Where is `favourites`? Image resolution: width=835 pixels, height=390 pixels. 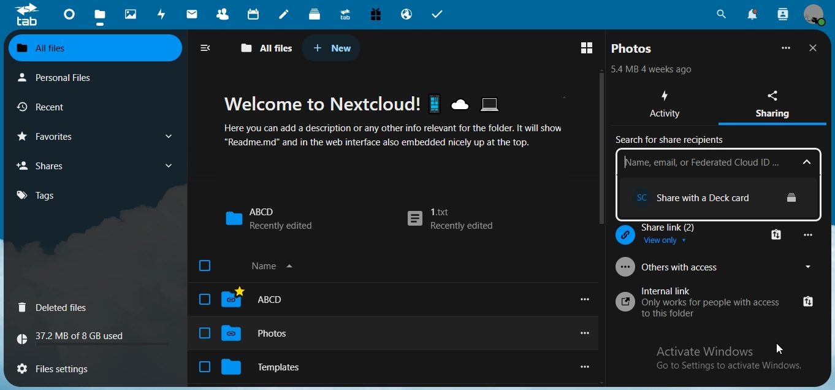 favourites is located at coordinates (93, 136).